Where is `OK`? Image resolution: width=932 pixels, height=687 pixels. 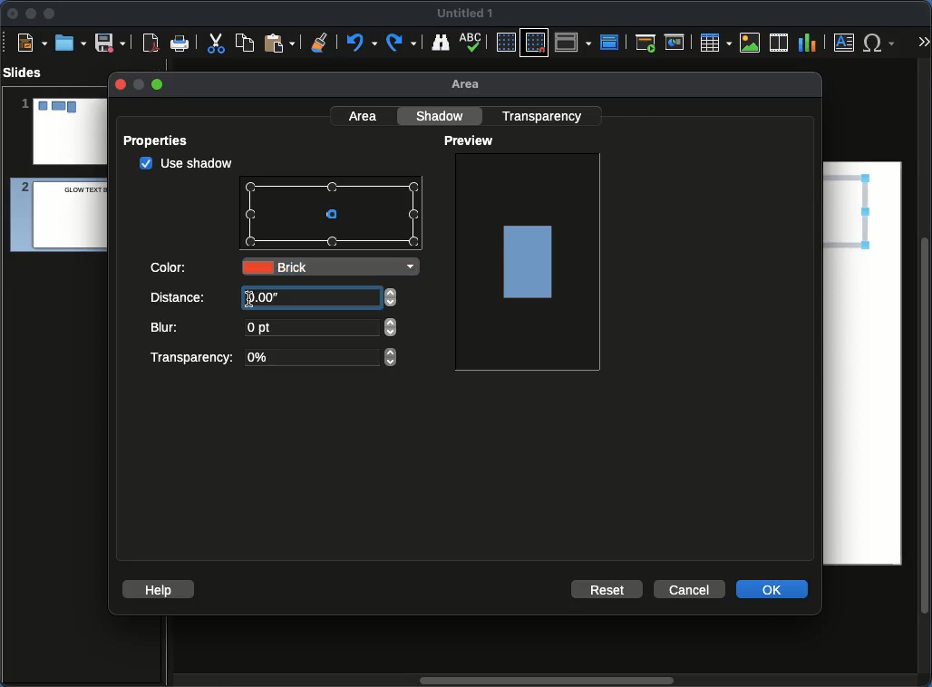 OK is located at coordinates (773, 588).